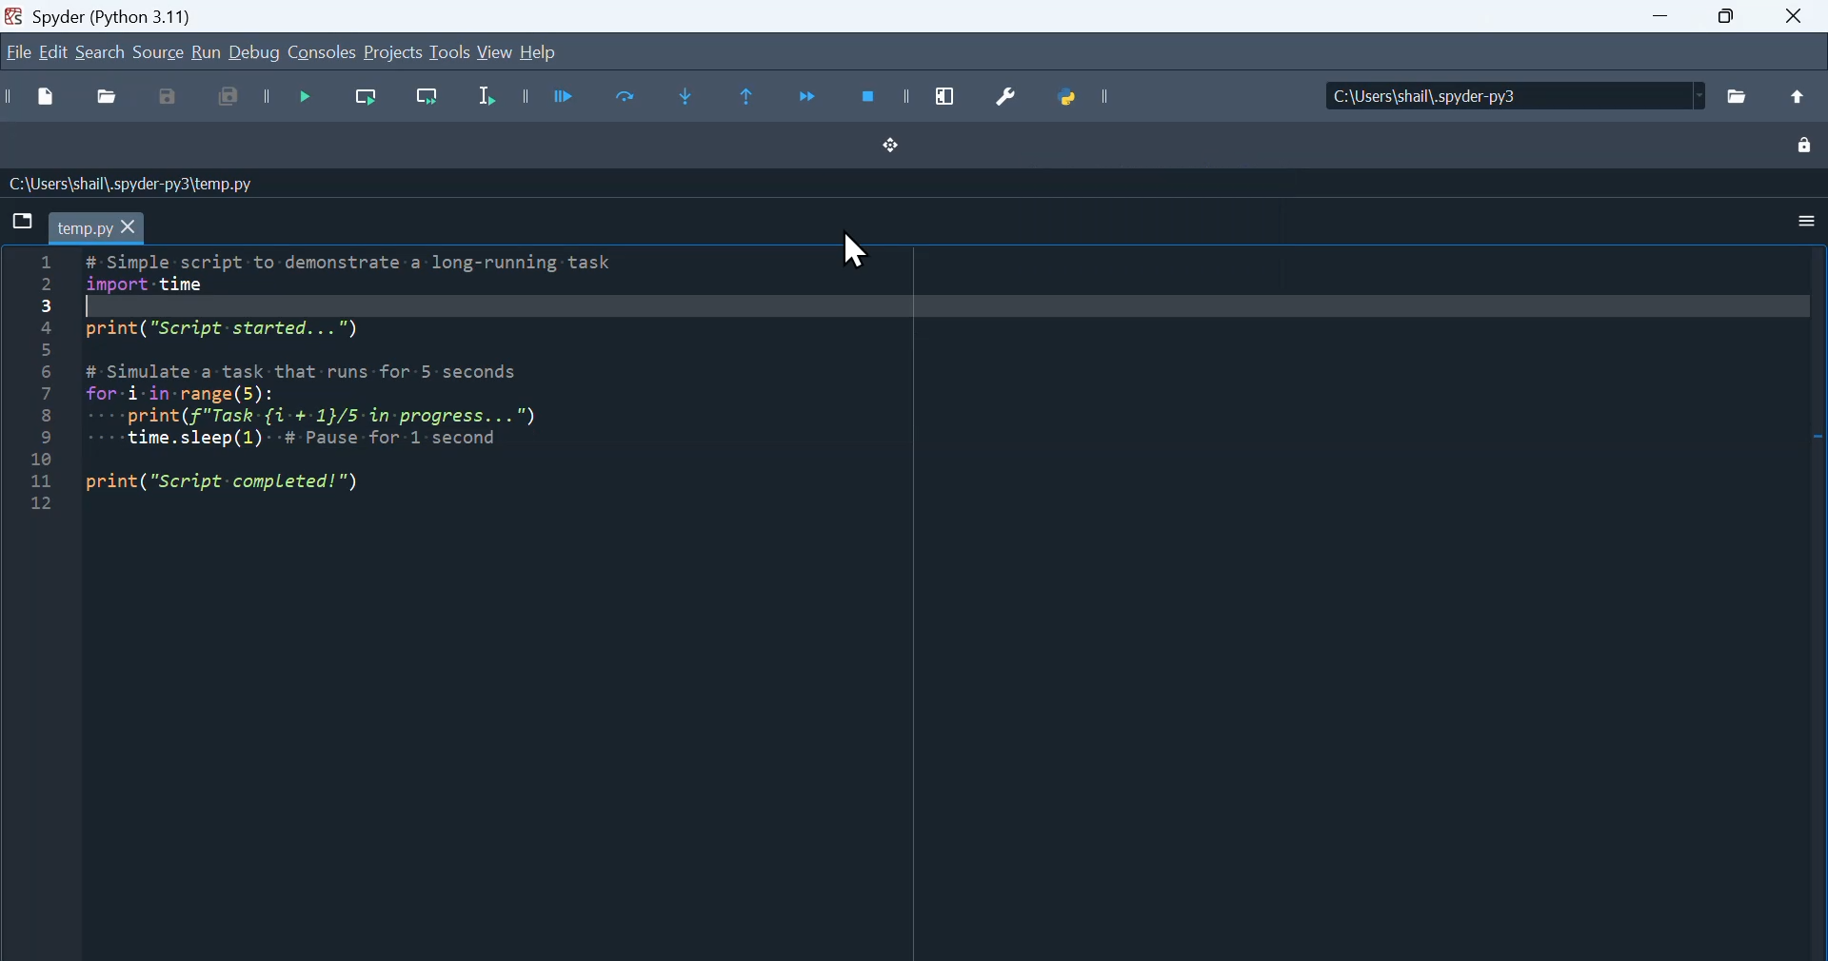 This screenshot has height=961, width=1828. Describe the element at coordinates (560, 97) in the screenshot. I see `Run file` at that location.